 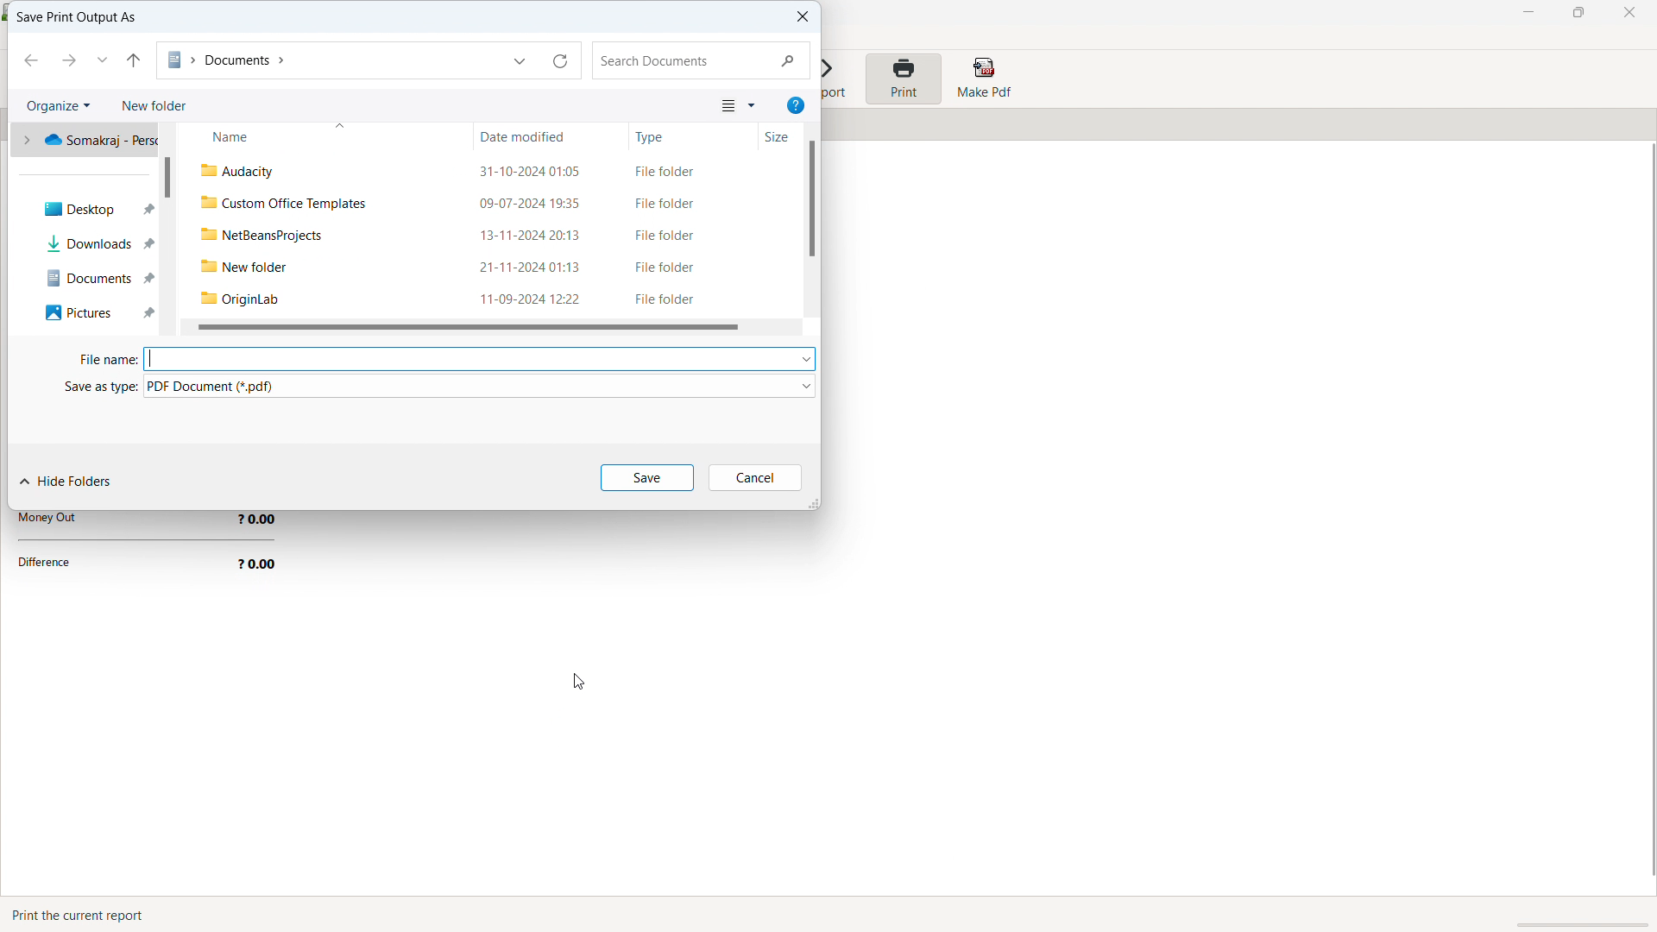 What do you see at coordinates (551, 136) in the screenshot?
I see `date modified` at bounding box center [551, 136].